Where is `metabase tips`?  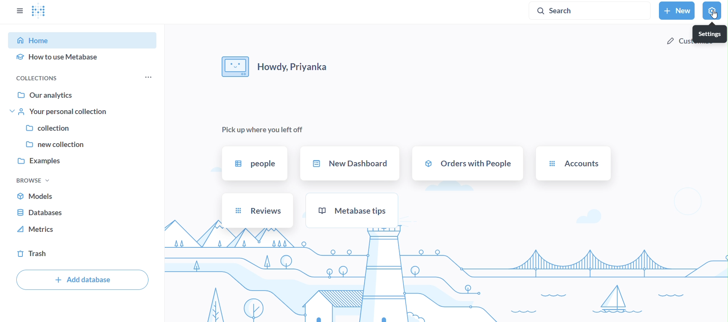
metabase tips is located at coordinates (353, 209).